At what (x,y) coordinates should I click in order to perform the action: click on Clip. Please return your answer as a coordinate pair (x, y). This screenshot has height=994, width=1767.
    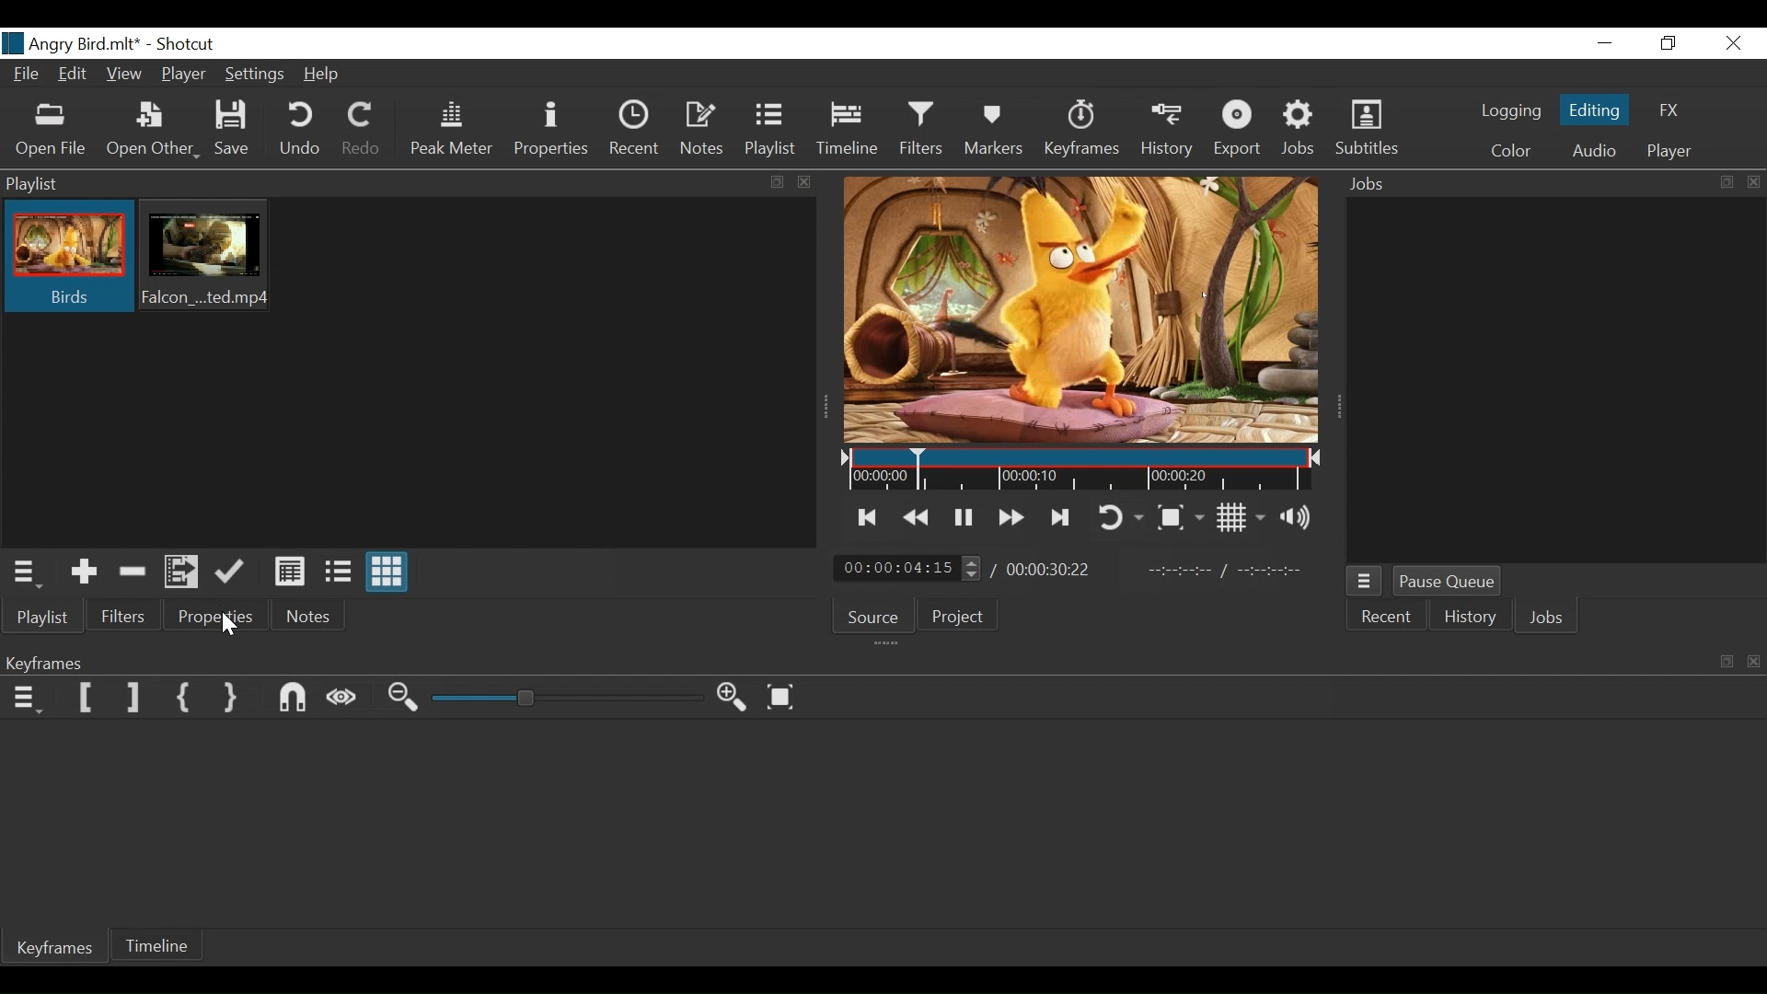
    Looking at the image, I should click on (67, 258).